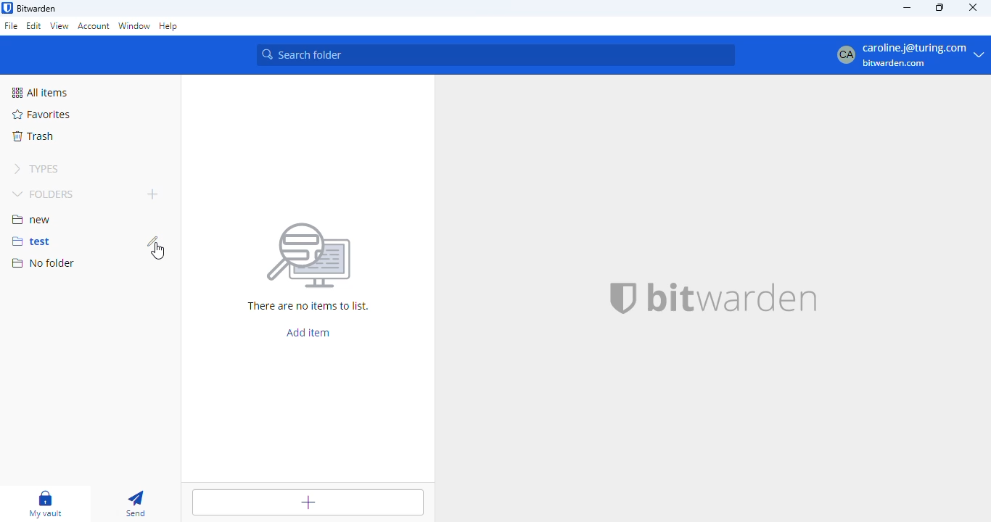 This screenshot has width=991, height=522. Describe the element at coordinates (29, 241) in the screenshot. I see `test` at that location.